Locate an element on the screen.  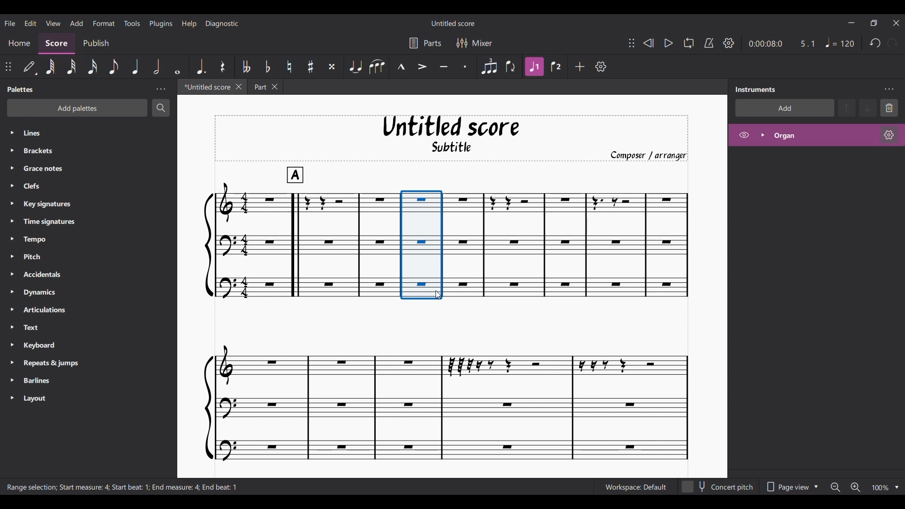
Quarter note is located at coordinates (136, 66).